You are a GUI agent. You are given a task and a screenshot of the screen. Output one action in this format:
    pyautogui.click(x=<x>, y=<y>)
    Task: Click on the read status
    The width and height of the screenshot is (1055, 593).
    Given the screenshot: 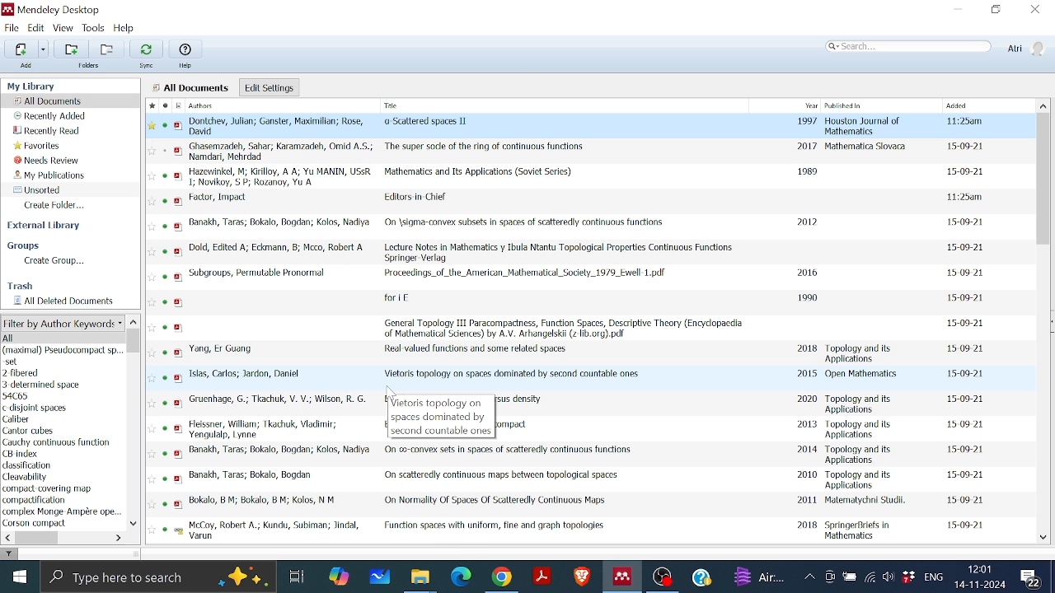 What is the action you would take?
    pyautogui.click(x=165, y=151)
    